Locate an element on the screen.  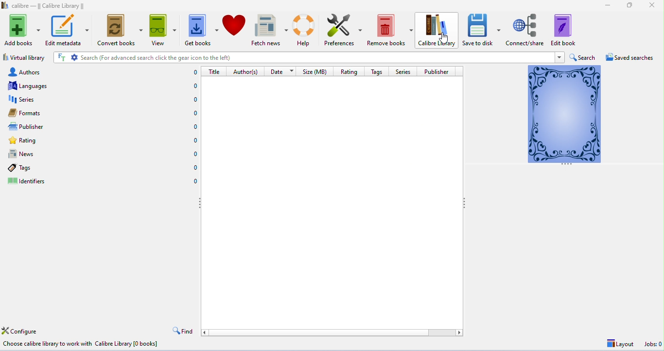
maximize is located at coordinates (629, 5).